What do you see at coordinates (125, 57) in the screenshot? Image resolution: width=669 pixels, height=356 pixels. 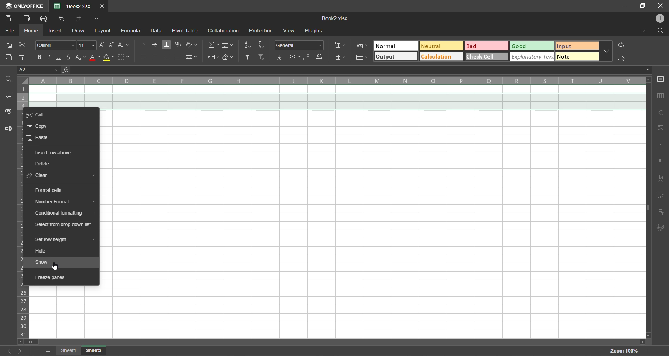 I see `borders` at bounding box center [125, 57].